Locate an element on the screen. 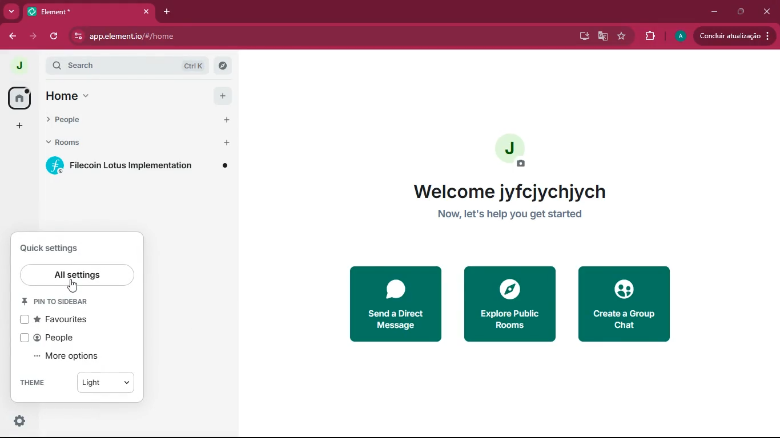 The height and width of the screenshot is (438, 780). app.elementio/#/home is located at coordinates (208, 37).